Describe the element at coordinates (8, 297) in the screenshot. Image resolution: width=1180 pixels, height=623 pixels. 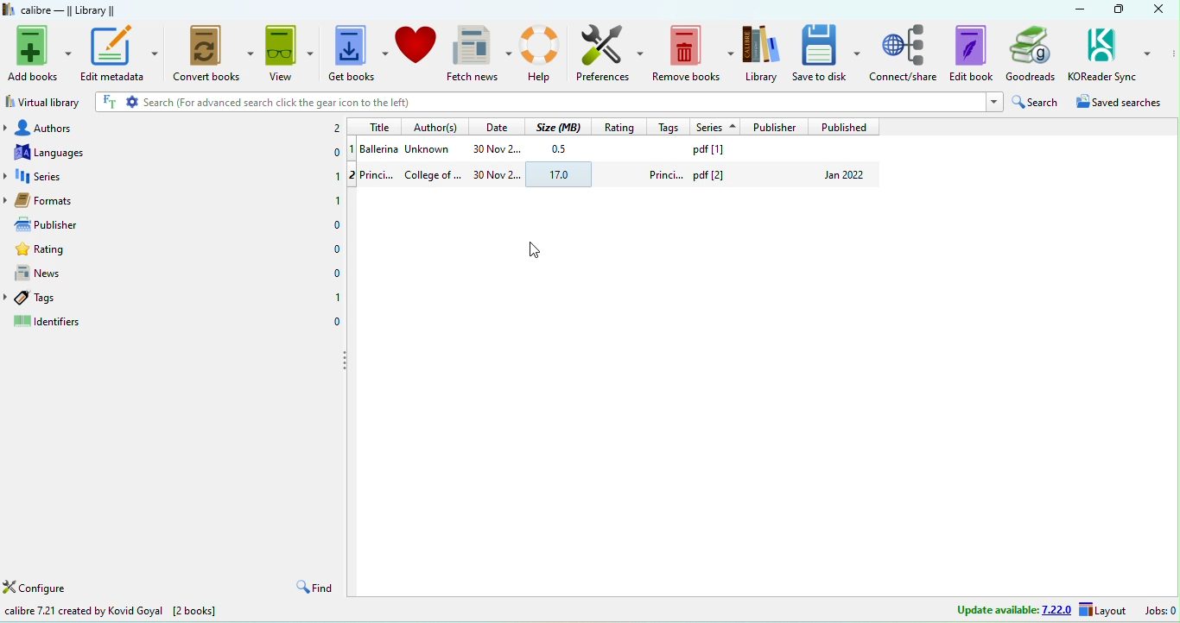
I see `drop down` at that location.